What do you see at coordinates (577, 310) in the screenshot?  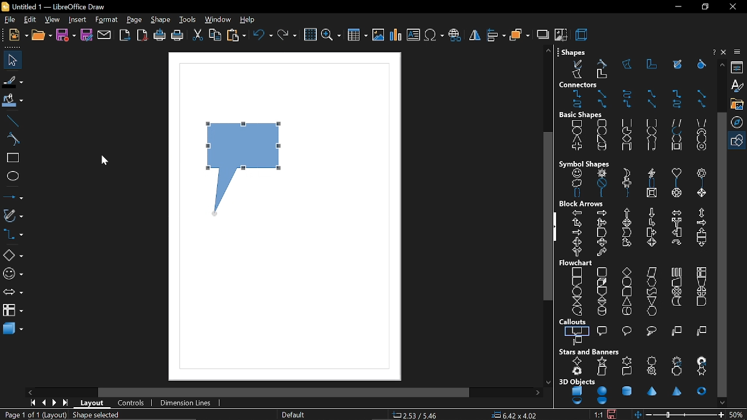 I see `sequential access` at bounding box center [577, 310].